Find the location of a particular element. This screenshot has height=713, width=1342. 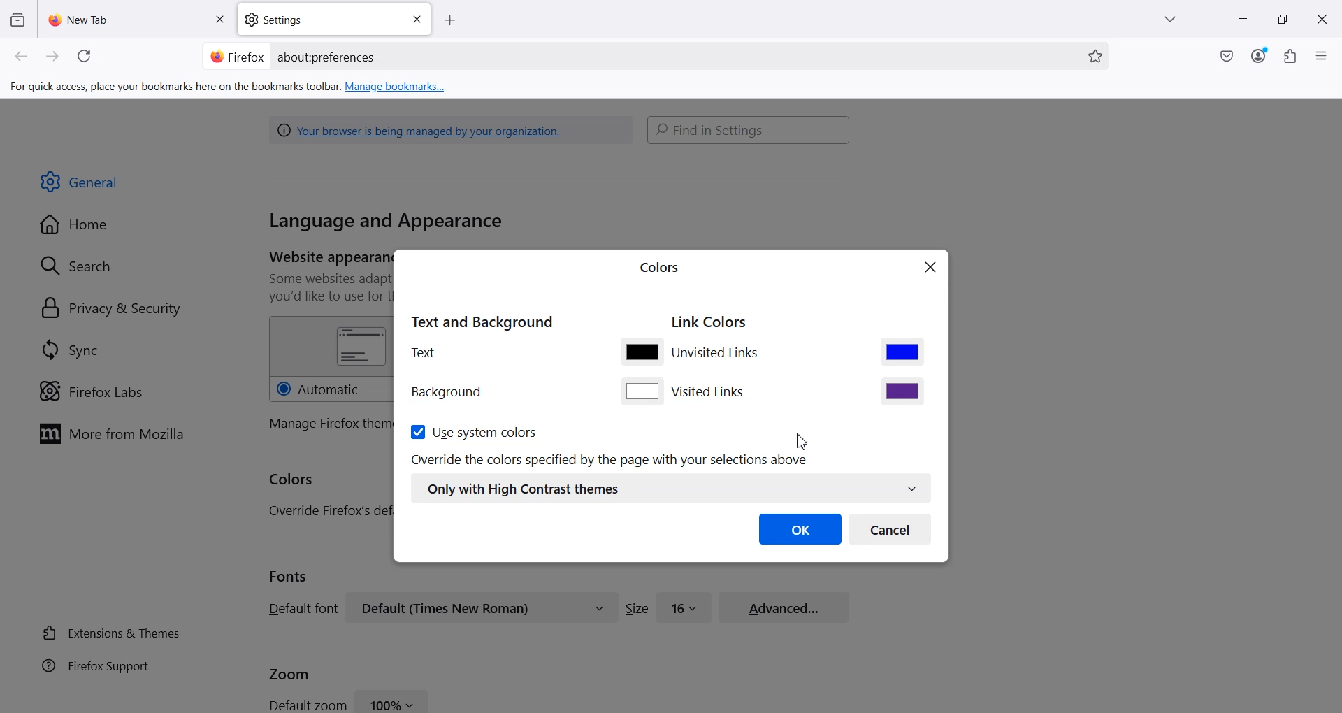

Maximize is located at coordinates (1283, 20).